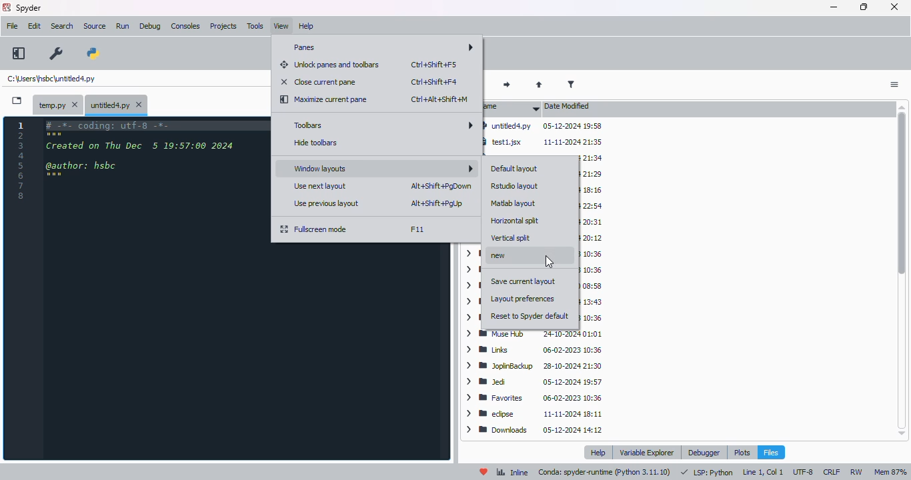  I want to click on minimize, so click(834, 7).